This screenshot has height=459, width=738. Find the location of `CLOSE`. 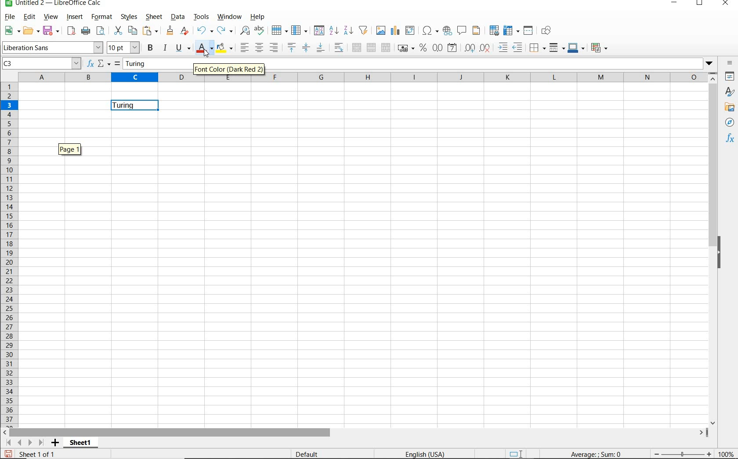

CLOSE is located at coordinates (726, 4).